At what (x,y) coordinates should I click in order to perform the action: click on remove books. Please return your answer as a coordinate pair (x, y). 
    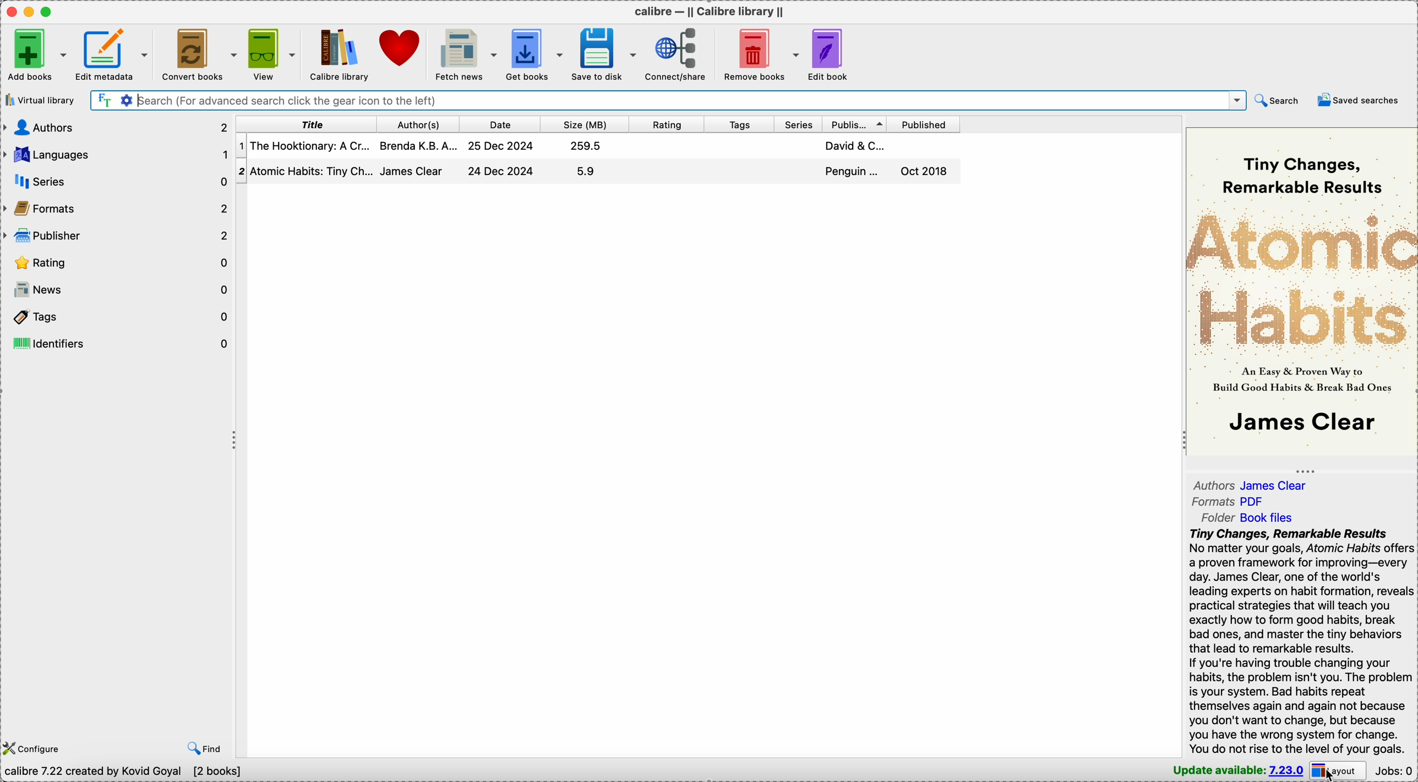
    Looking at the image, I should click on (760, 52).